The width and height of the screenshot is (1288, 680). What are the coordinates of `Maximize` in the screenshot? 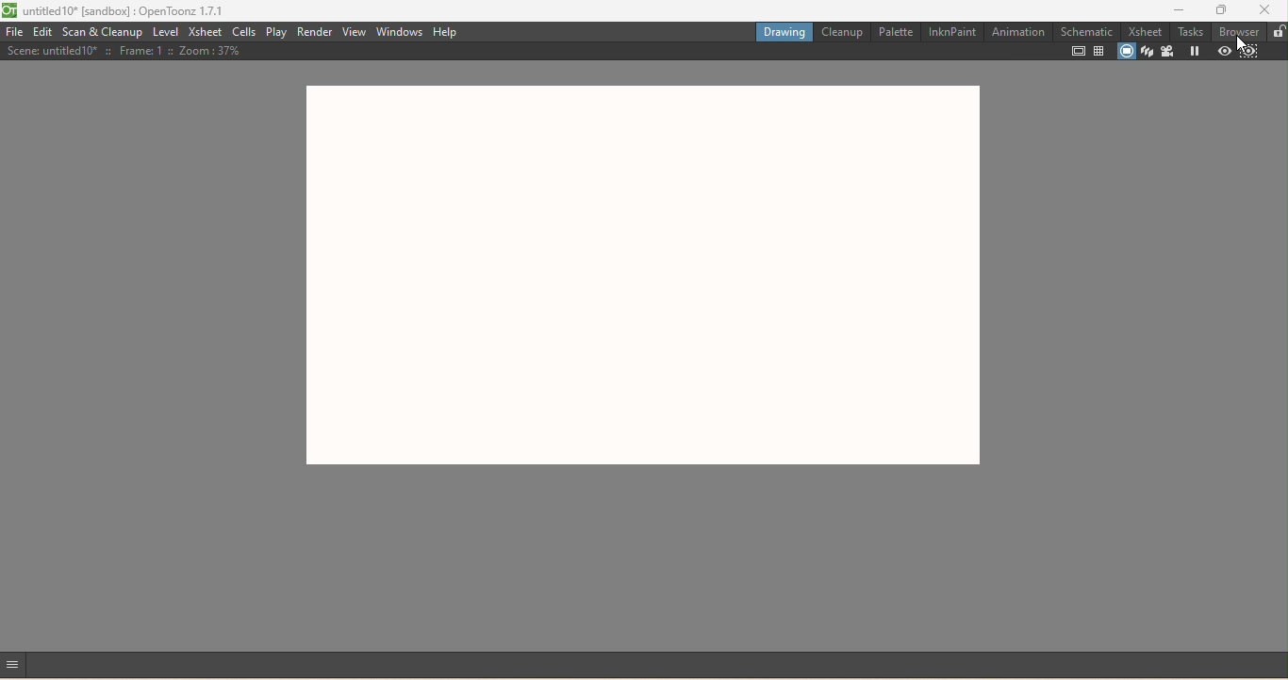 It's located at (1221, 9).